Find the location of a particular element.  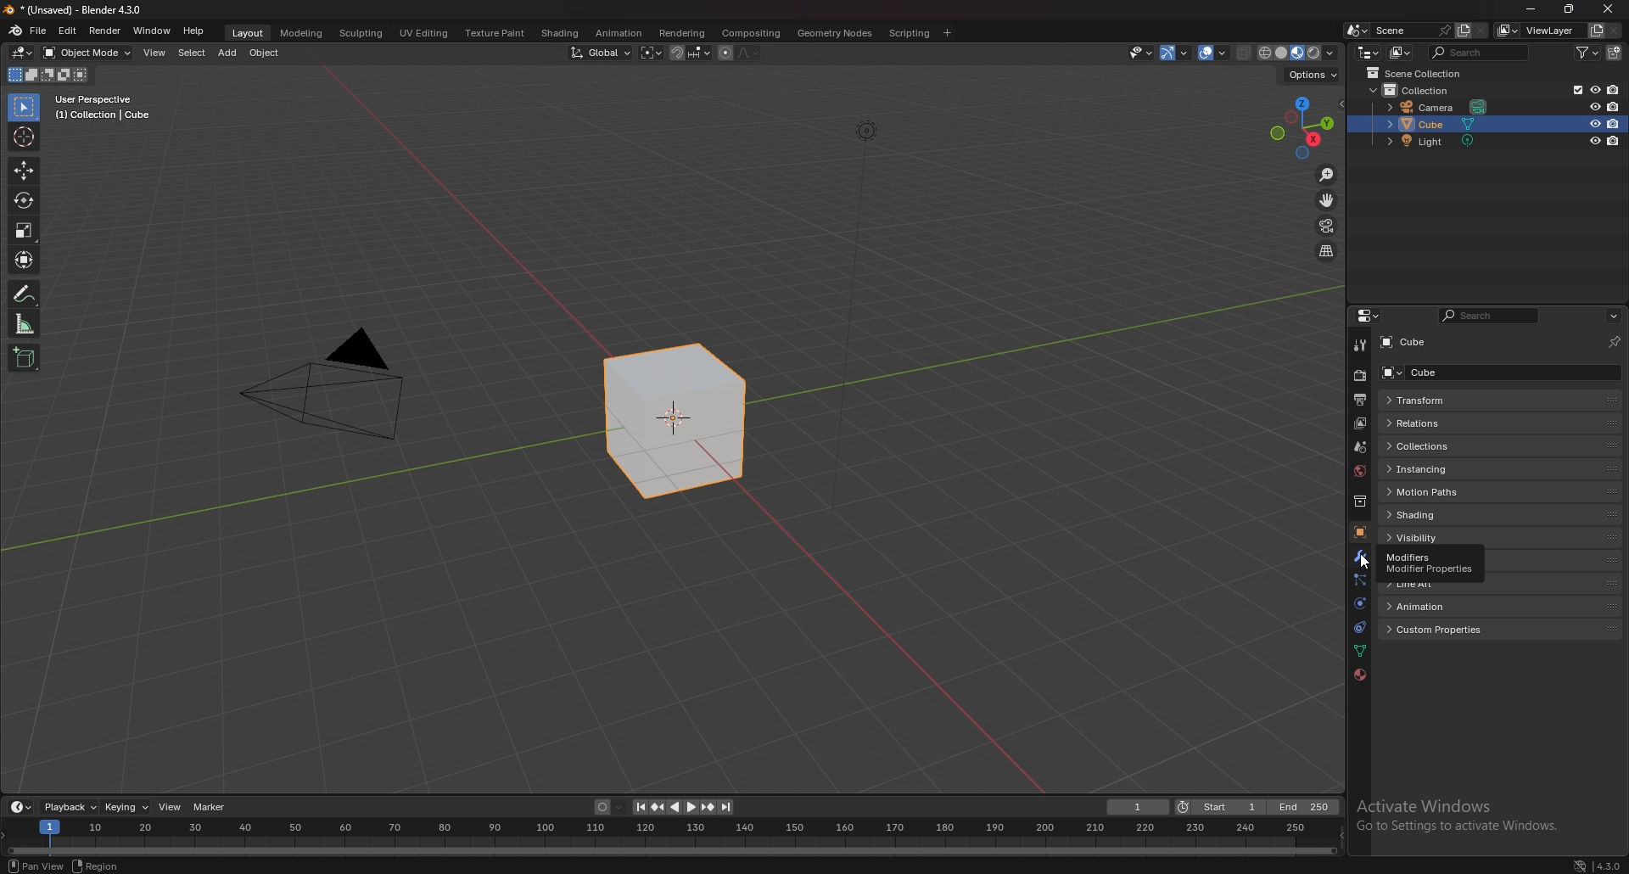

network is located at coordinates (1578, 864).